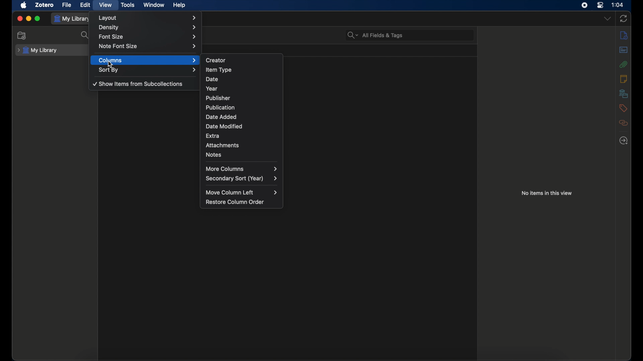  Describe the element at coordinates (624, 93) in the screenshot. I see `libraries` at that location.